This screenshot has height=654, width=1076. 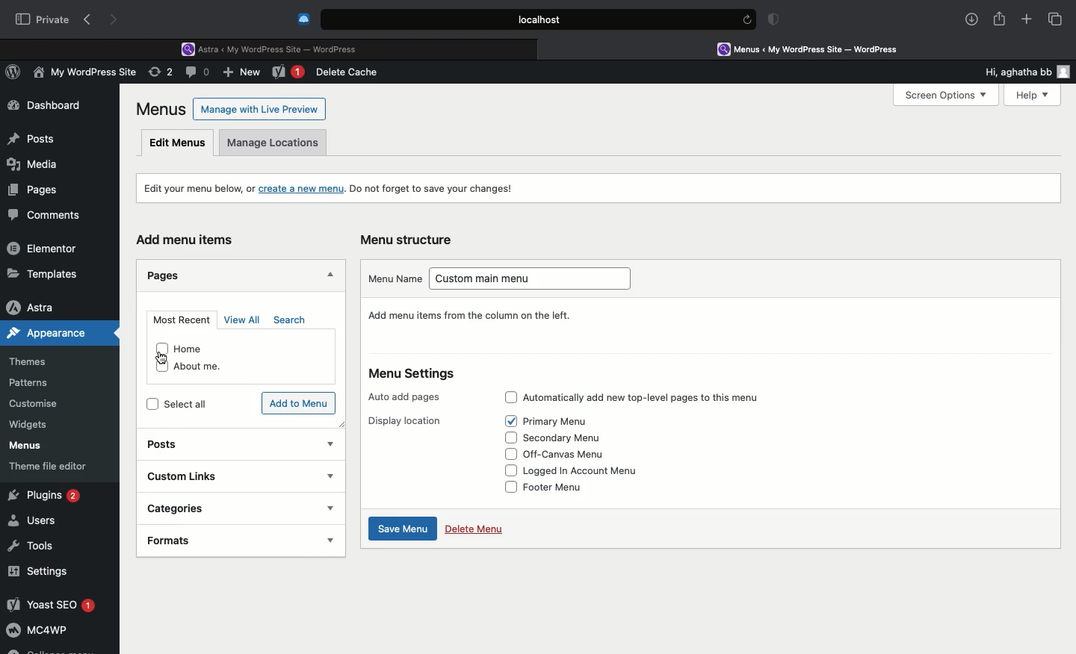 What do you see at coordinates (197, 188) in the screenshot?
I see `Edit your menu, or` at bounding box center [197, 188].